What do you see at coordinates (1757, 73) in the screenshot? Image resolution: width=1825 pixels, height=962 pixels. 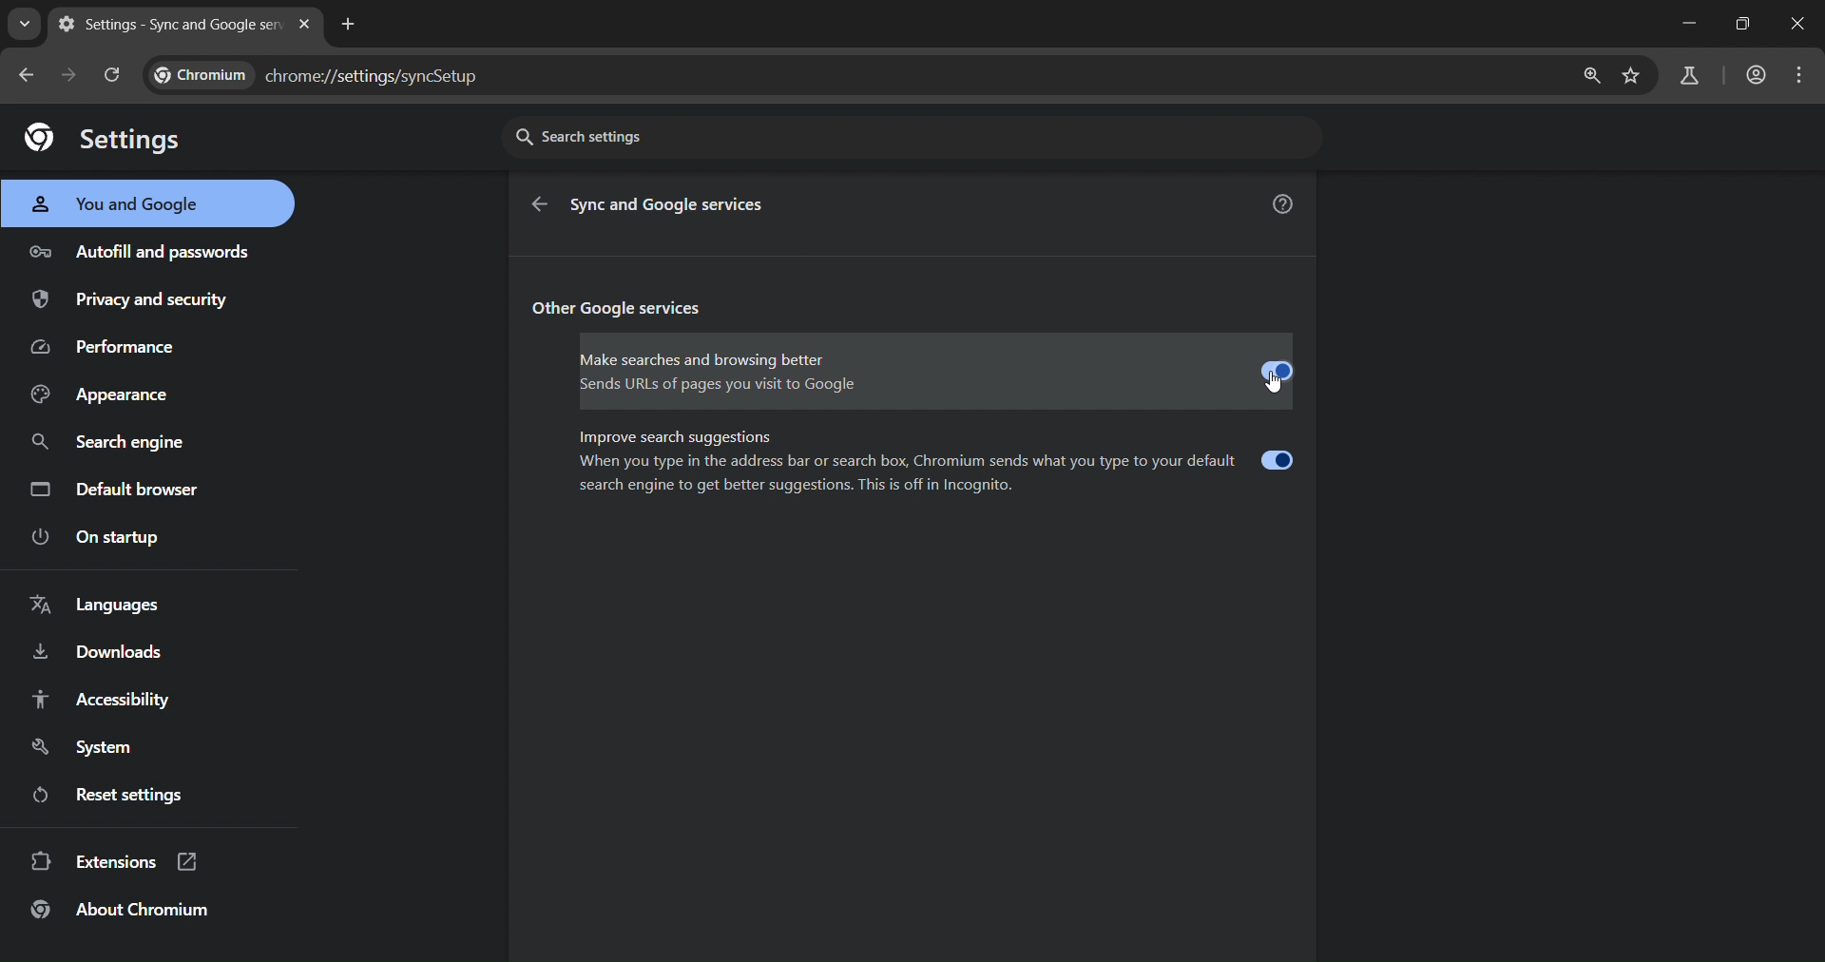 I see `account` at bounding box center [1757, 73].